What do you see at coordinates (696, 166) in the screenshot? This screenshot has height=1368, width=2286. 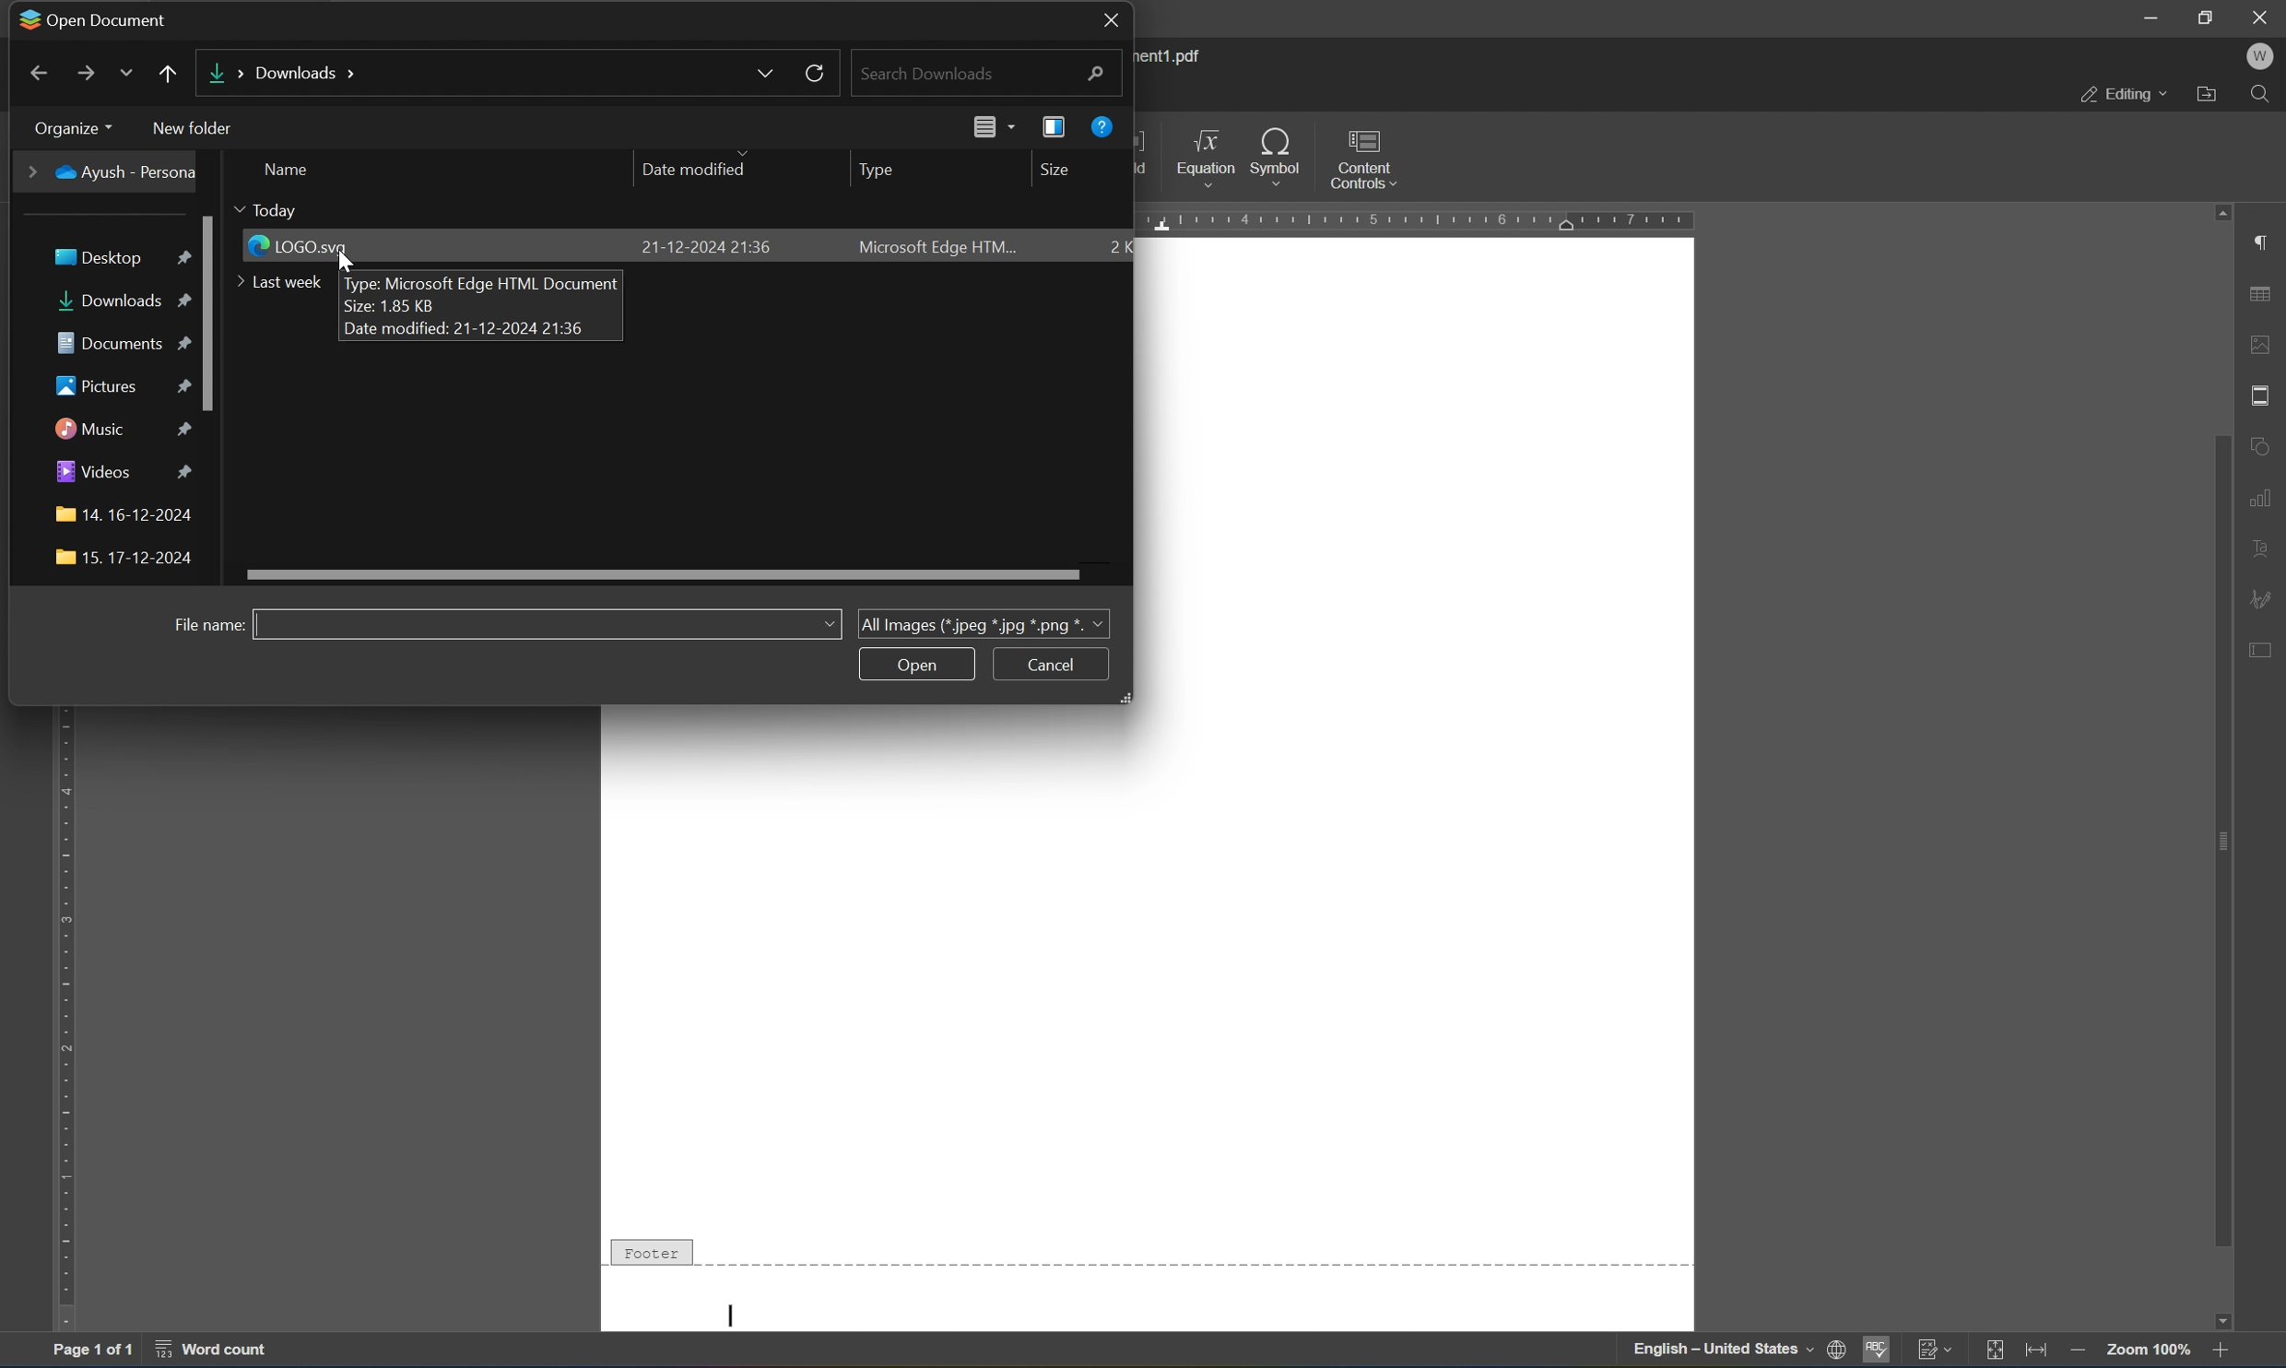 I see `date modified` at bounding box center [696, 166].